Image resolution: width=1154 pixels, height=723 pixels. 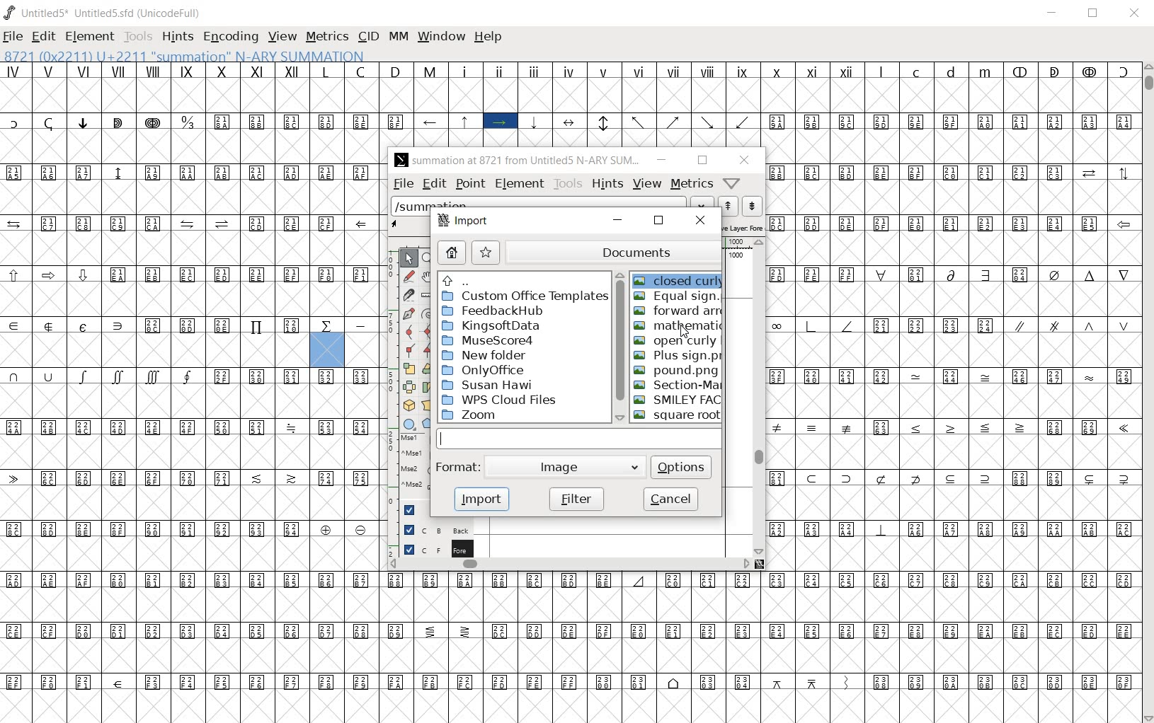 I want to click on closed curly, so click(x=678, y=281).